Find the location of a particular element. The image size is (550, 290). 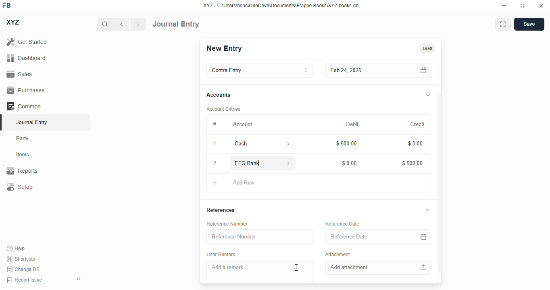

$500.00  is located at coordinates (346, 143).